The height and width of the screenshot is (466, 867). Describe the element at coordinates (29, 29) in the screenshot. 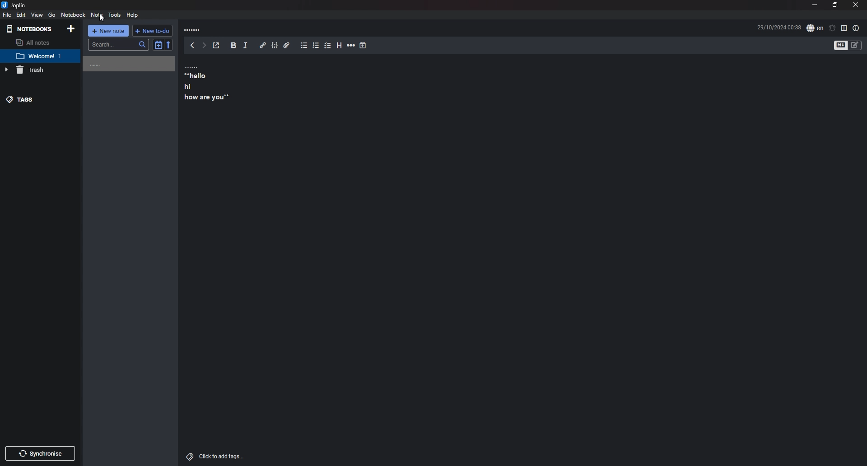

I see `Notebooks` at that location.